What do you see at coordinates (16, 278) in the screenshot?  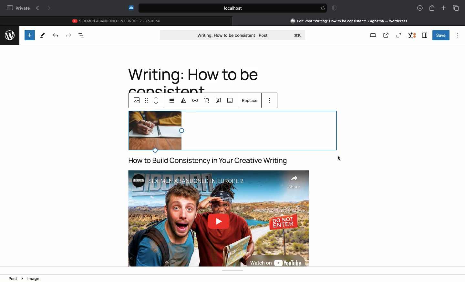 I see `Post >` at bounding box center [16, 278].